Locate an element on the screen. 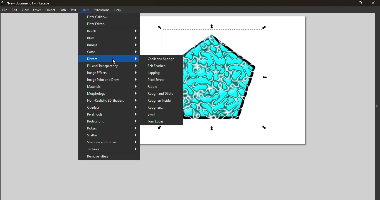  Lapping is located at coordinates (162, 73).